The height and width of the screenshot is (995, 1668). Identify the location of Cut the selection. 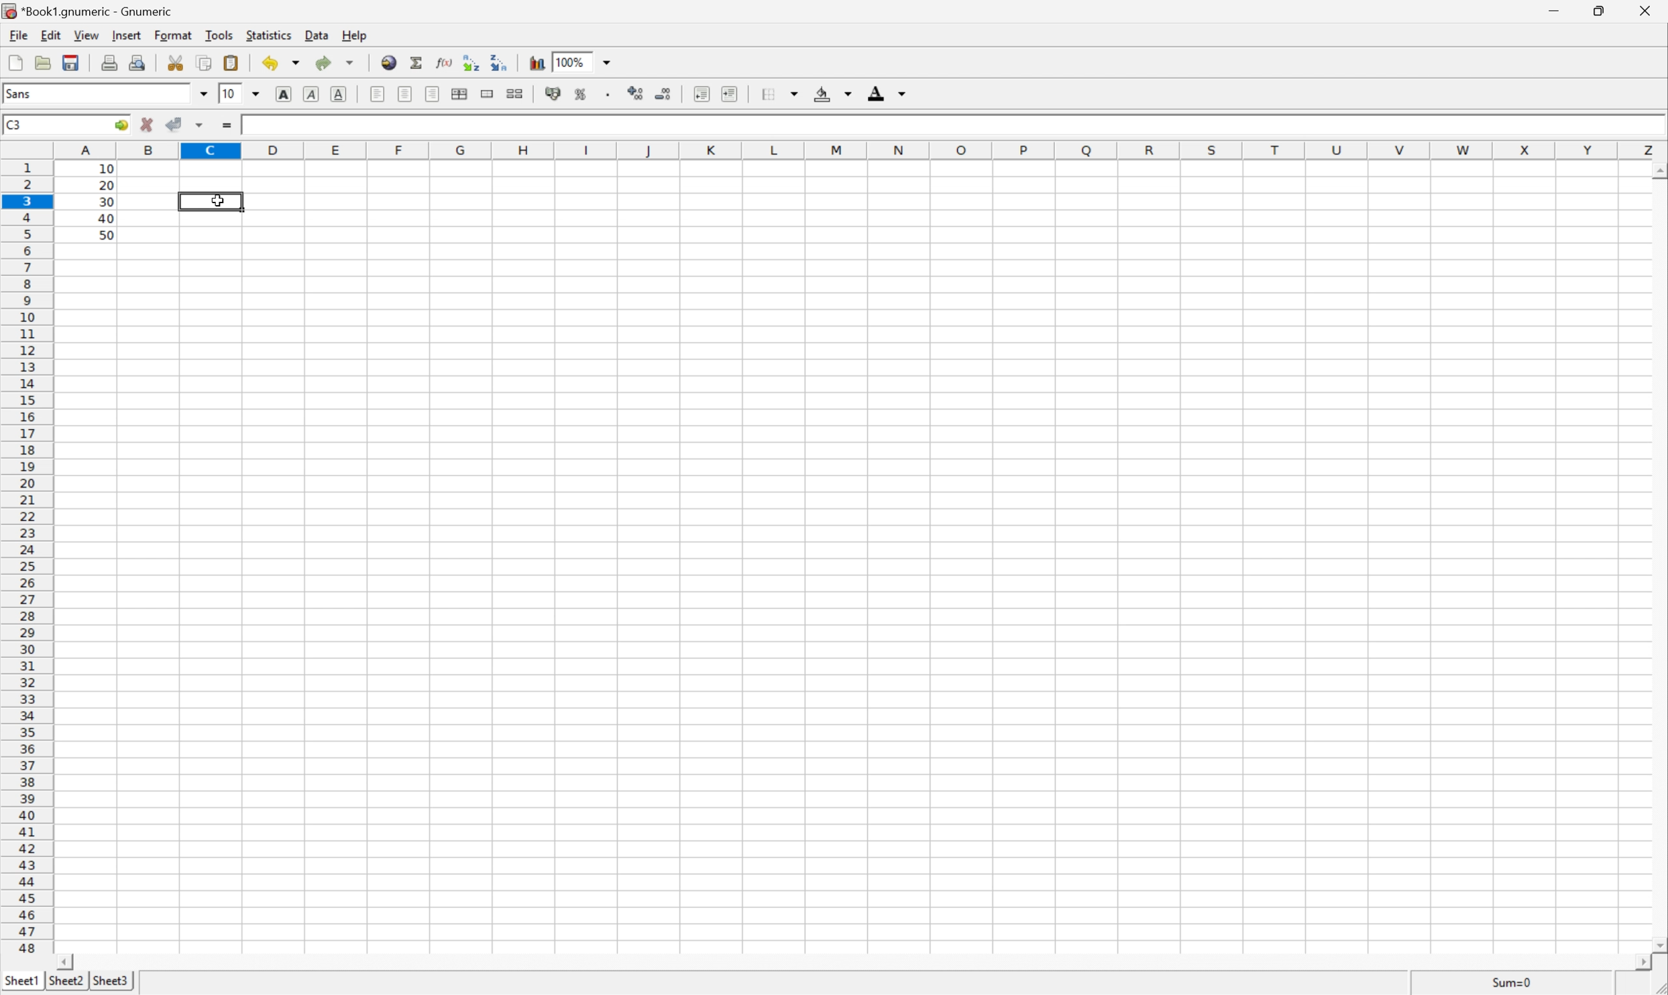
(174, 62).